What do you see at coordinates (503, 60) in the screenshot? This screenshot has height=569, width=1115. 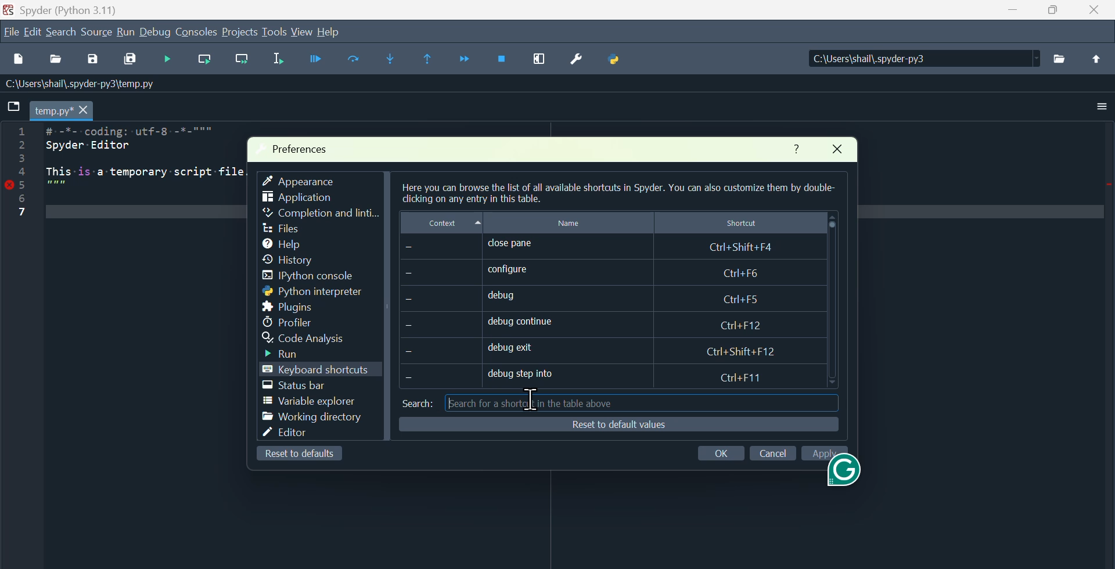 I see `Stop debugging` at bounding box center [503, 60].